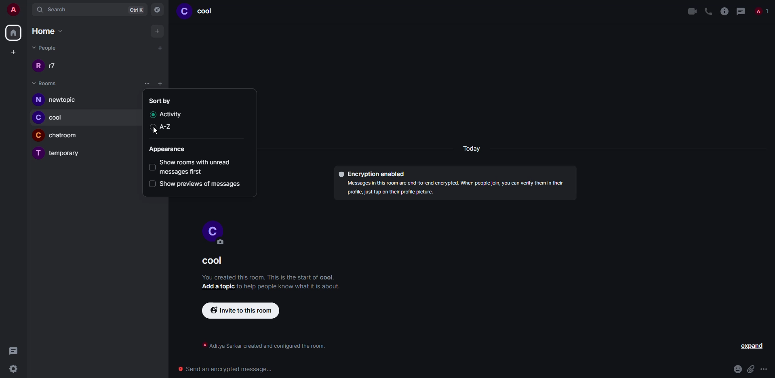 The width and height of the screenshot is (775, 378). What do you see at coordinates (152, 167) in the screenshot?
I see `select` at bounding box center [152, 167].